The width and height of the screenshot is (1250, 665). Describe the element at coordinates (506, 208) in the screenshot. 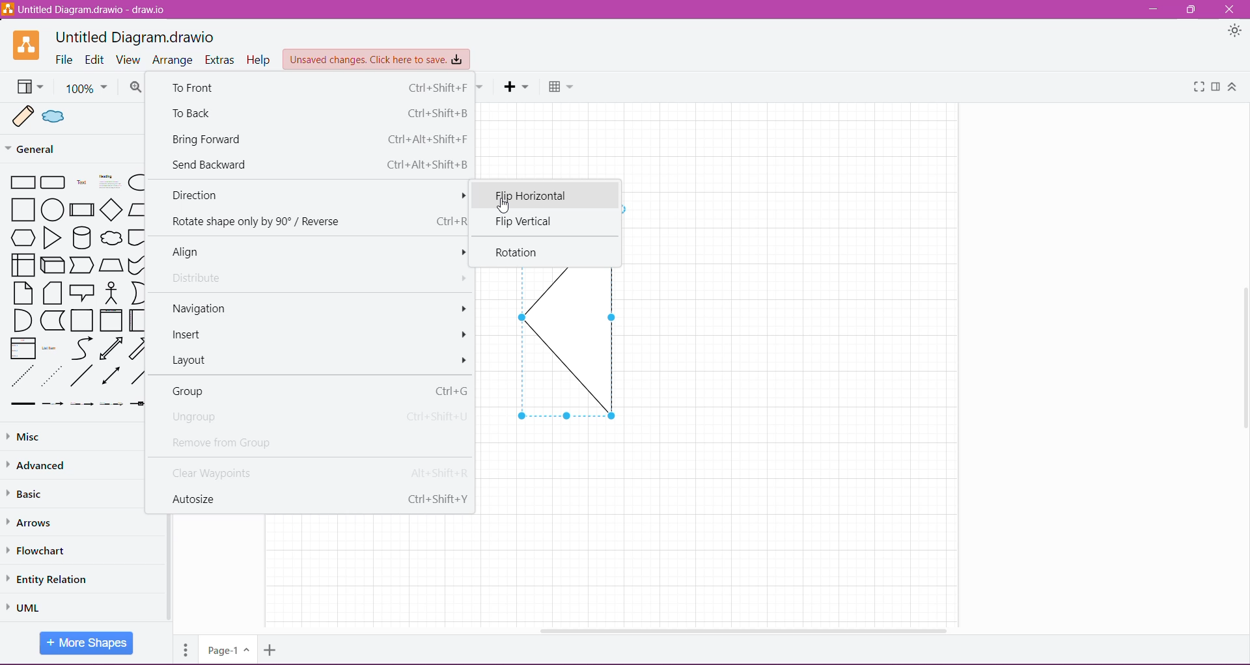

I see `cursor` at that location.